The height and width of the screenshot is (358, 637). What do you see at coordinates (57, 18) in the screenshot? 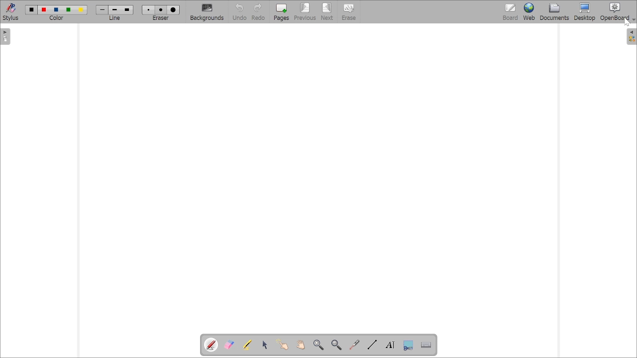
I see `color` at bounding box center [57, 18].